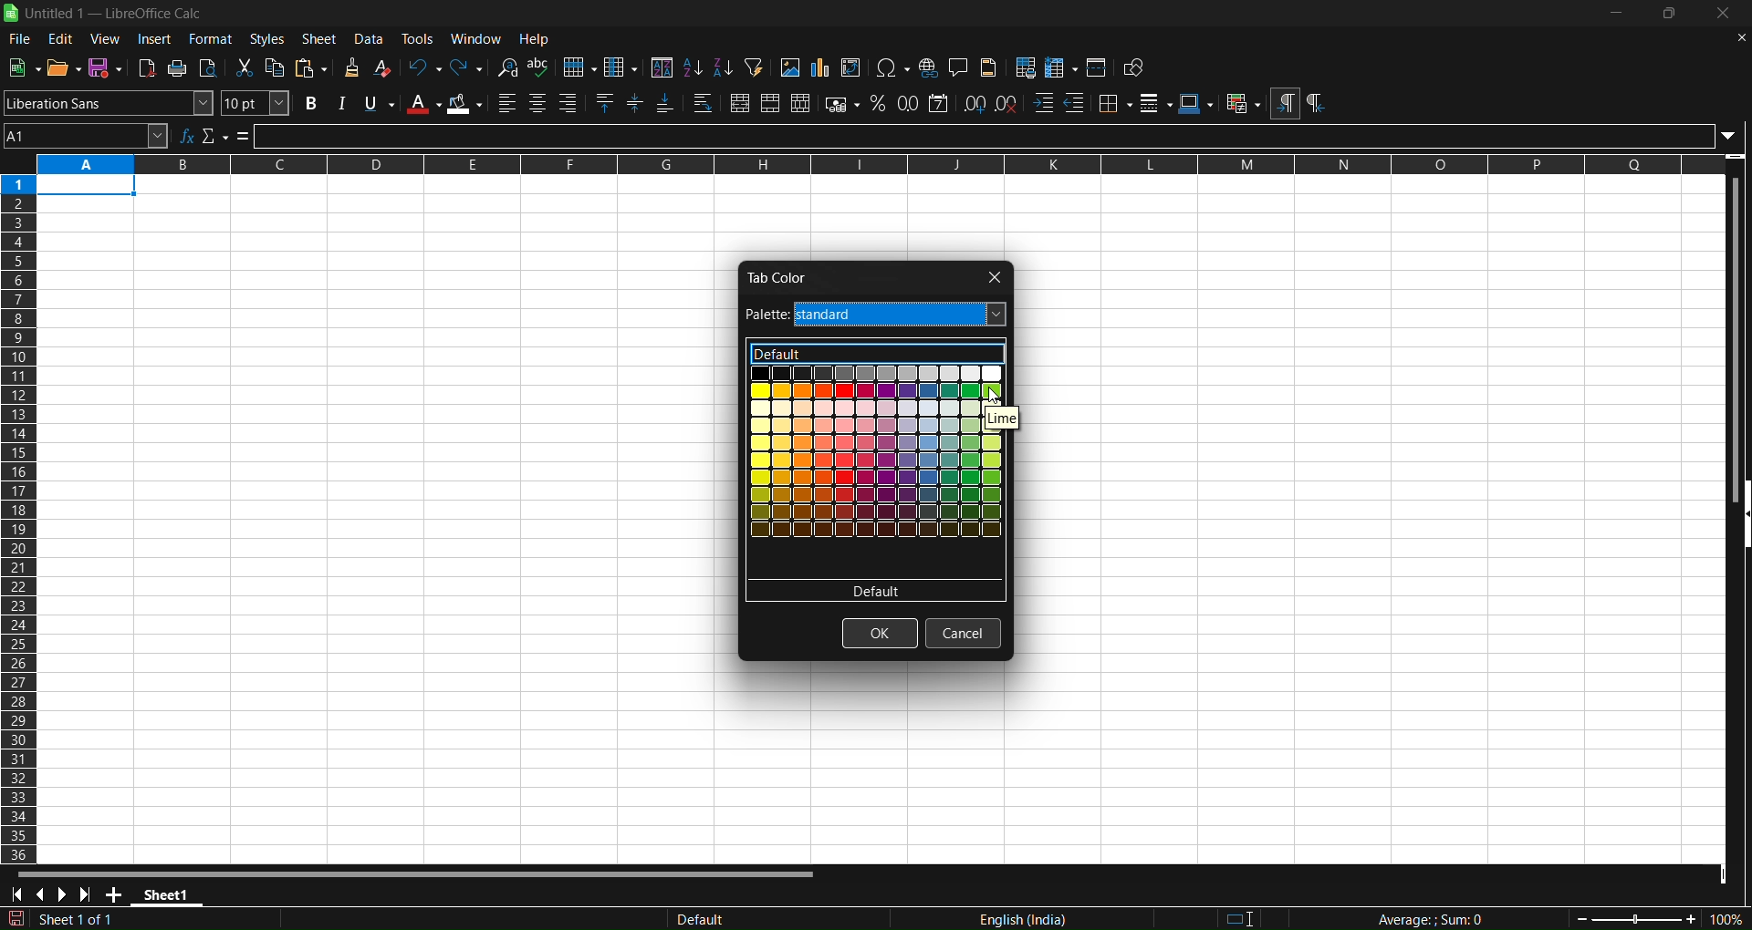 This screenshot has height=930, width=1752. What do you see at coordinates (423, 67) in the screenshot?
I see `undo` at bounding box center [423, 67].